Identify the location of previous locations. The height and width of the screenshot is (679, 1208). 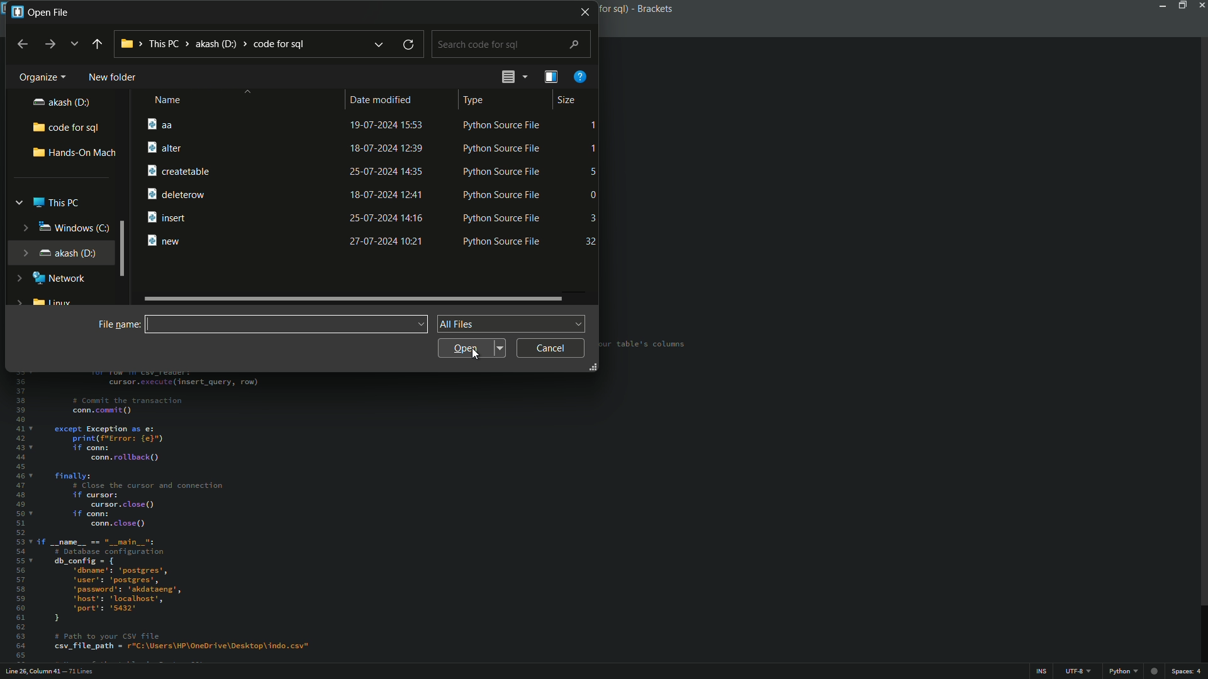
(379, 45).